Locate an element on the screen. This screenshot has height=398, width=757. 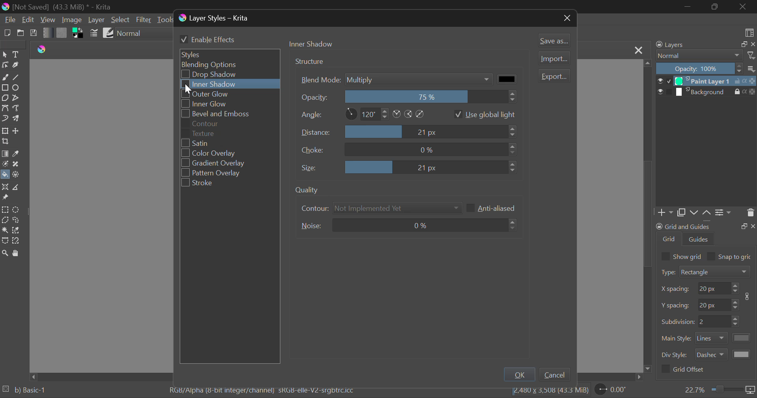
Close is located at coordinates (743, 7).